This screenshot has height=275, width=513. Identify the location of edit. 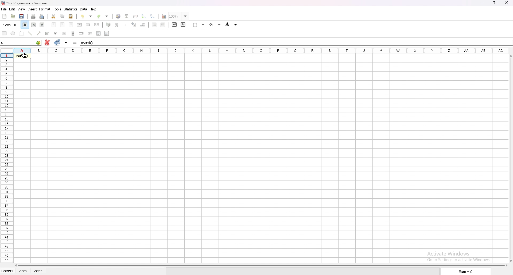
(13, 9).